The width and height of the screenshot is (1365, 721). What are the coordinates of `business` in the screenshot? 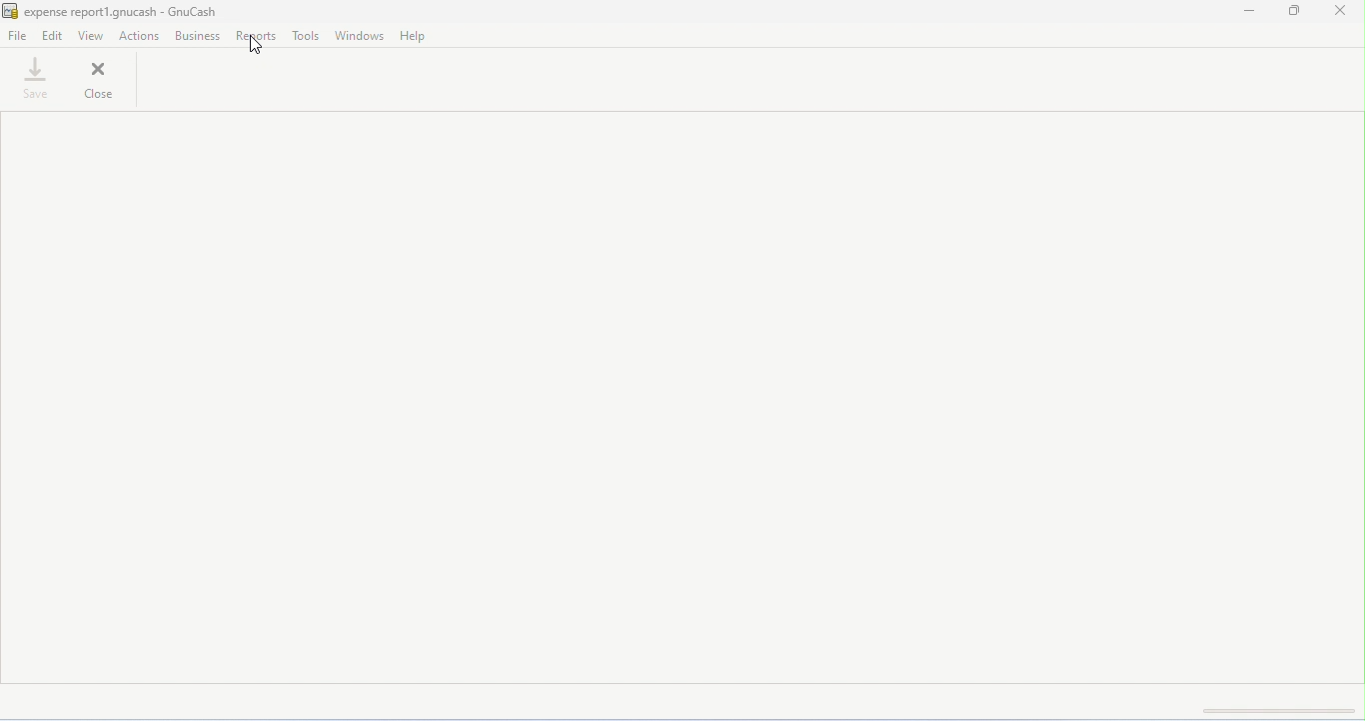 It's located at (197, 35).